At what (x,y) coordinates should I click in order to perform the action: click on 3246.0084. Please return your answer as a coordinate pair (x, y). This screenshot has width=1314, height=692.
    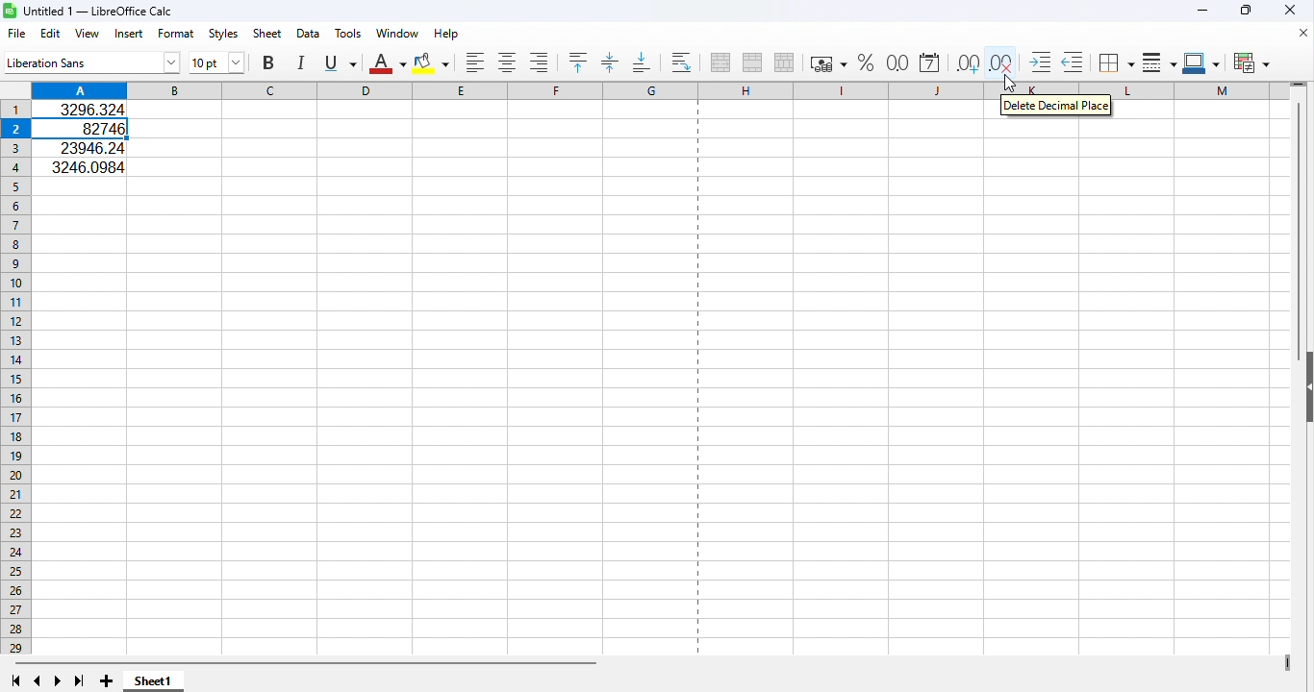
    Looking at the image, I should click on (88, 165).